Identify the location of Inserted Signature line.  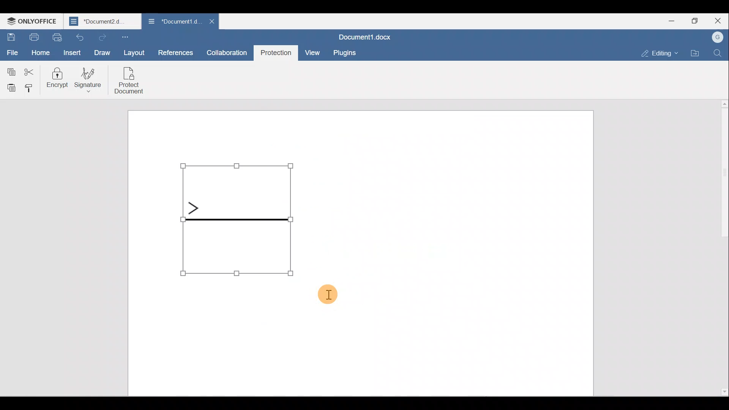
(237, 218).